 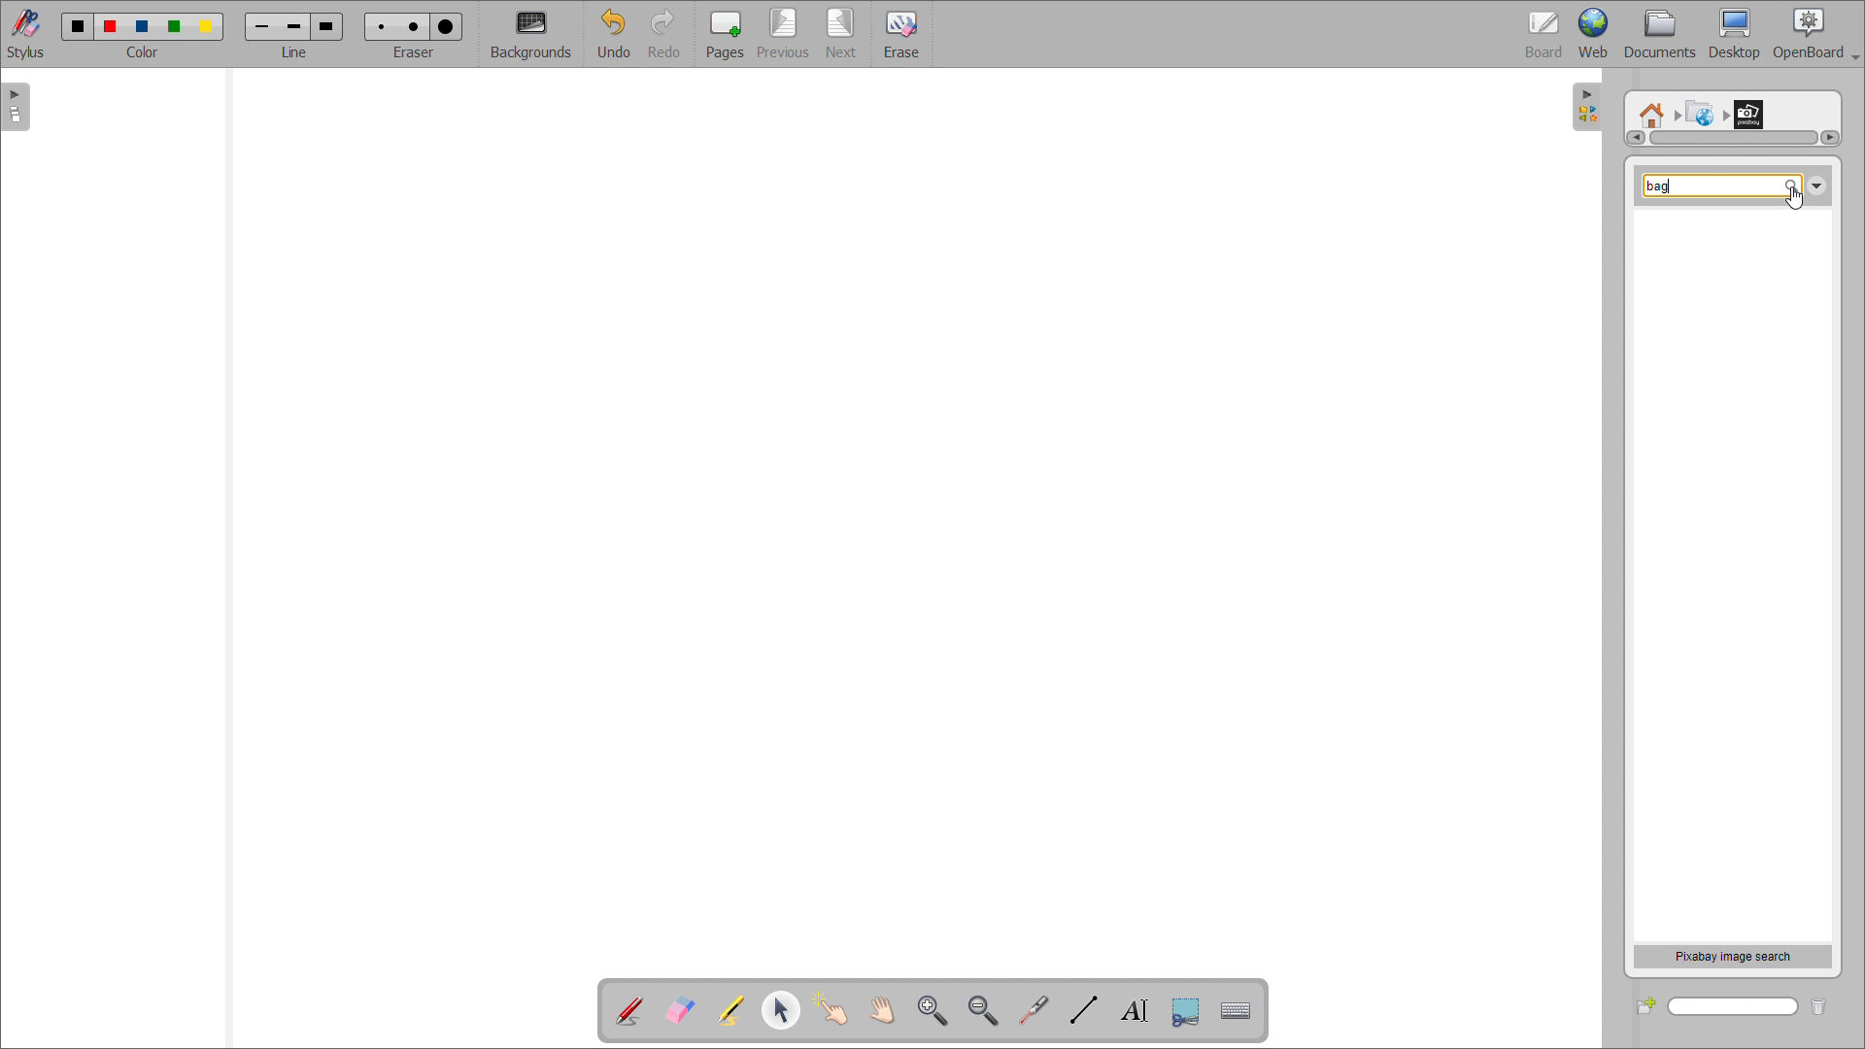 What do you see at coordinates (614, 34) in the screenshot?
I see `undo` at bounding box center [614, 34].